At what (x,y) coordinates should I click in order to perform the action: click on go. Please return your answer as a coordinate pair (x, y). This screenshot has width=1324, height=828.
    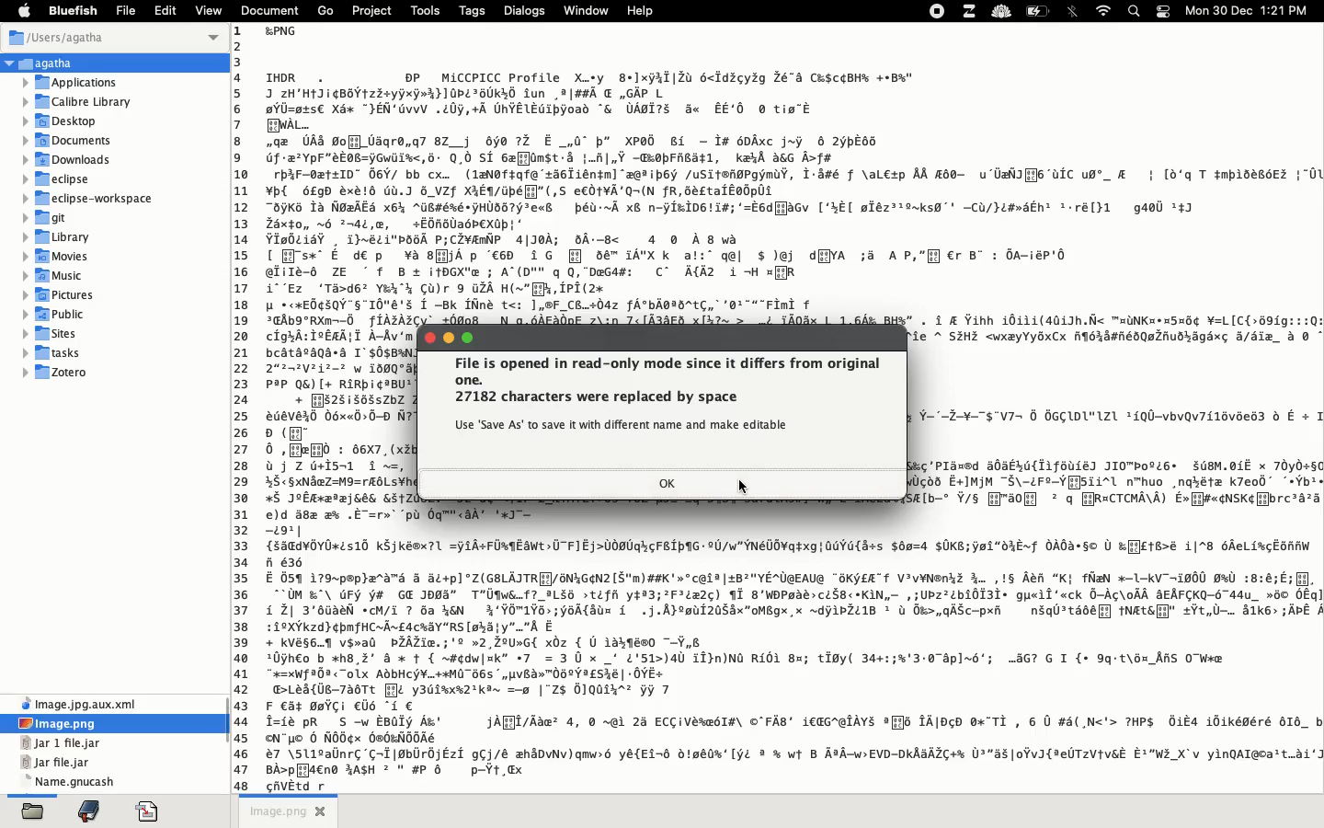
    Looking at the image, I should click on (326, 12).